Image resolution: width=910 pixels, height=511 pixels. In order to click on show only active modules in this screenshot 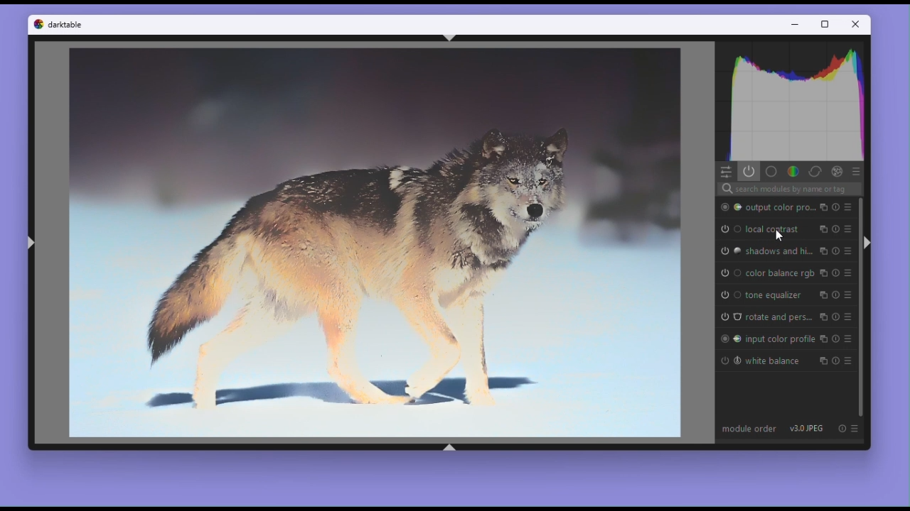, I will do `click(751, 171)`.